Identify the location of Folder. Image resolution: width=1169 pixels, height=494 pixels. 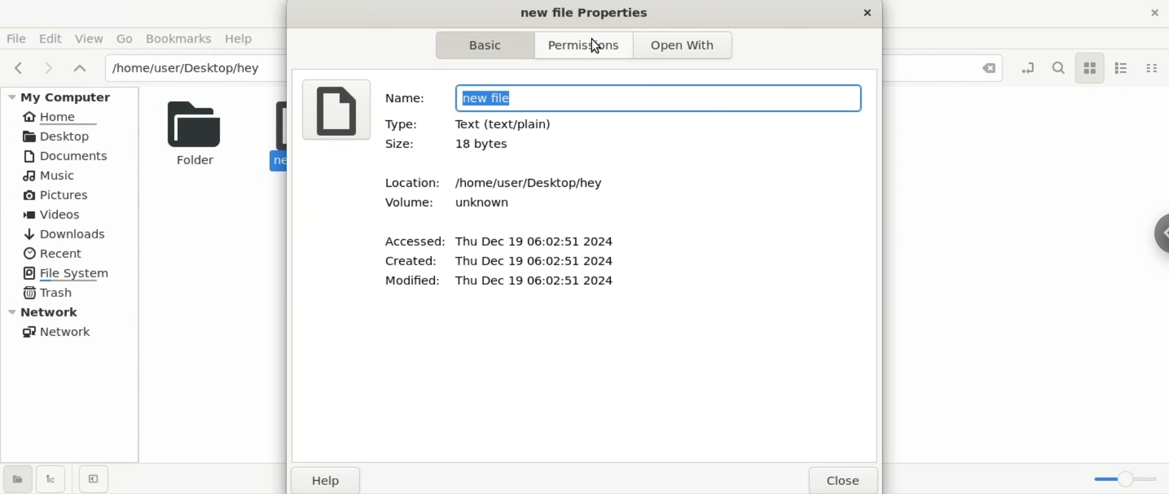
(191, 132).